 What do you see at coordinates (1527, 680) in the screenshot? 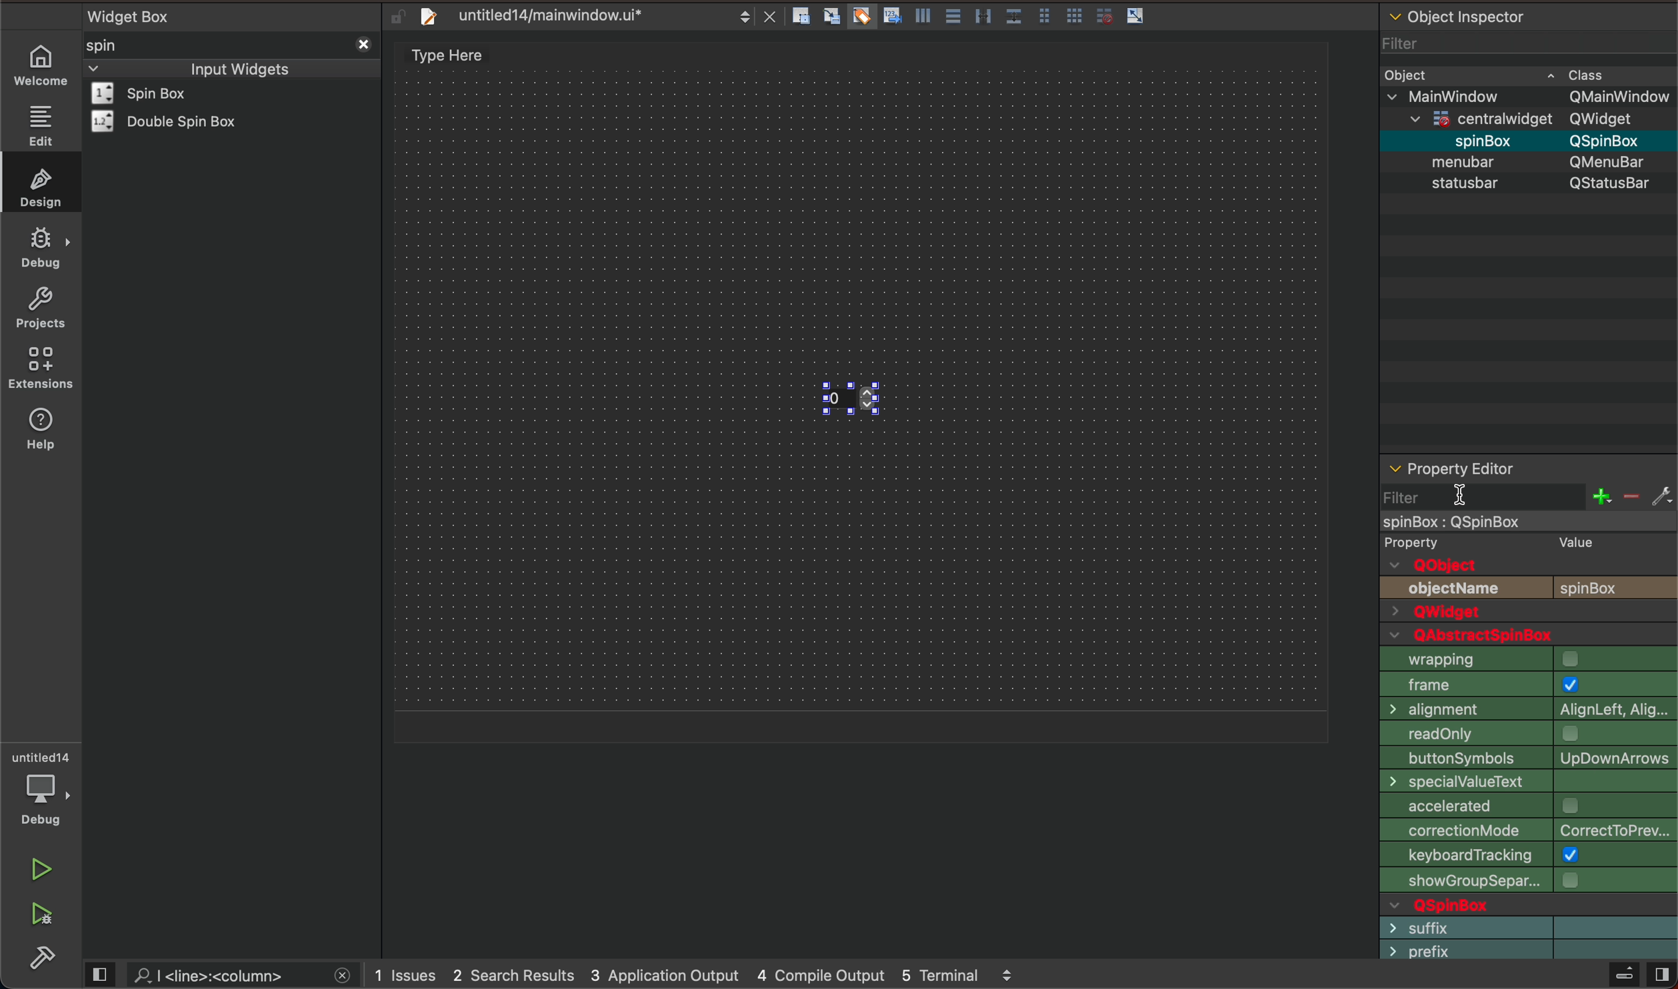
I see `toolbutton style` at bounding box center [1527, 680].